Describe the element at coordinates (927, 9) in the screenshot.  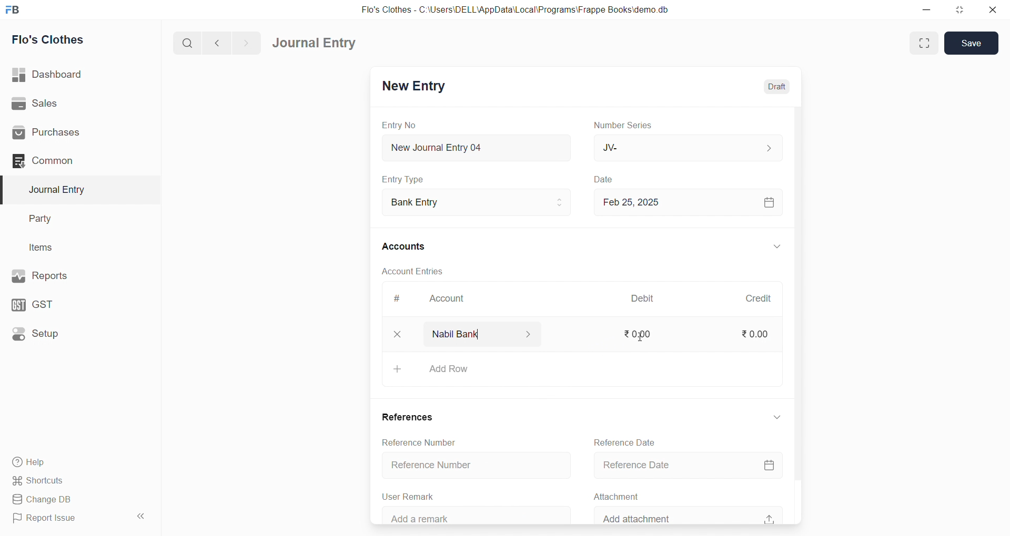
I see `minimize` at that location.